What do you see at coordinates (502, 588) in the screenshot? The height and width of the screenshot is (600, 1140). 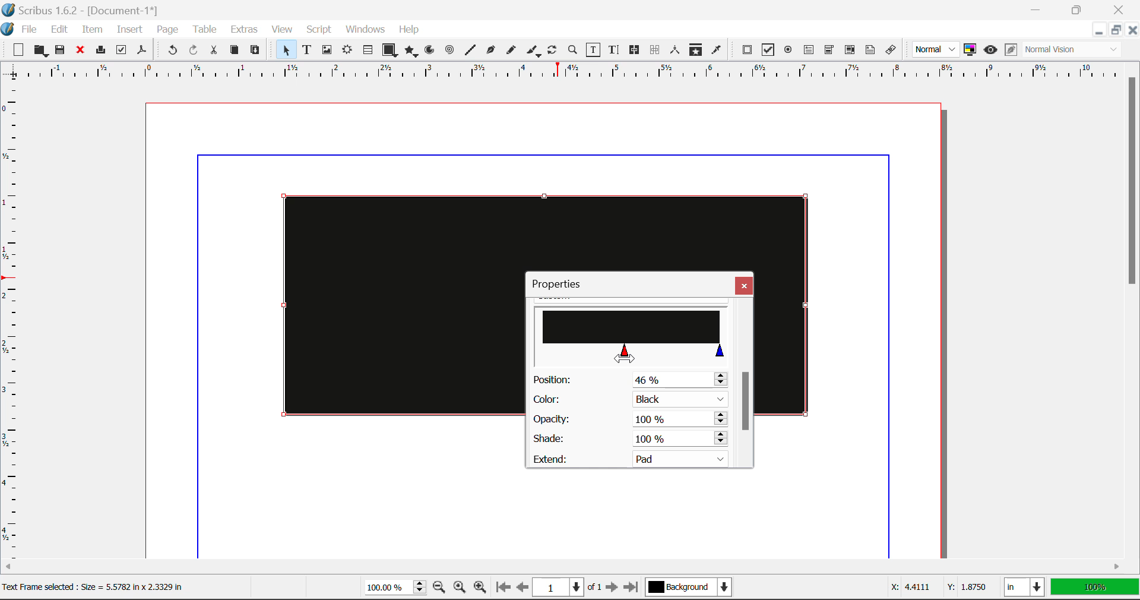 I see `First Page` at bounding box center [502, 588].